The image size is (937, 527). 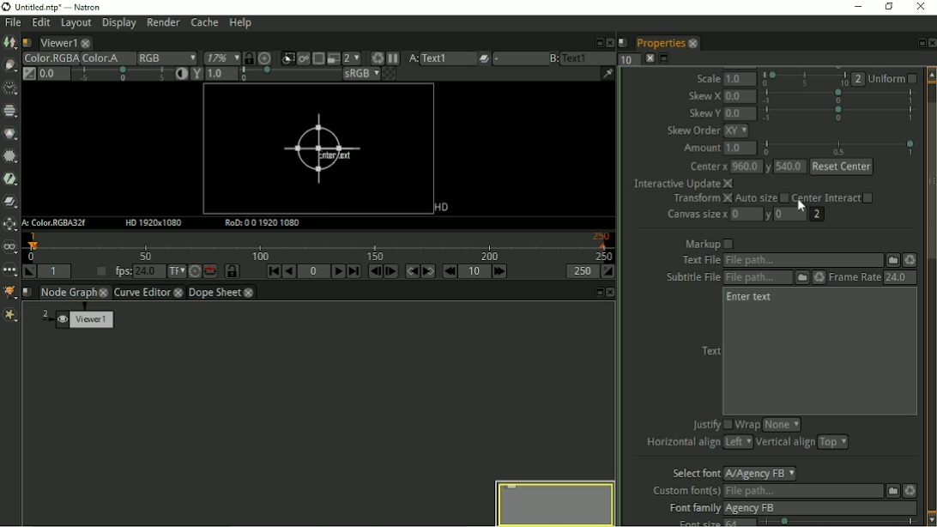 I want to click on Script name, so click(x=623, y=42).